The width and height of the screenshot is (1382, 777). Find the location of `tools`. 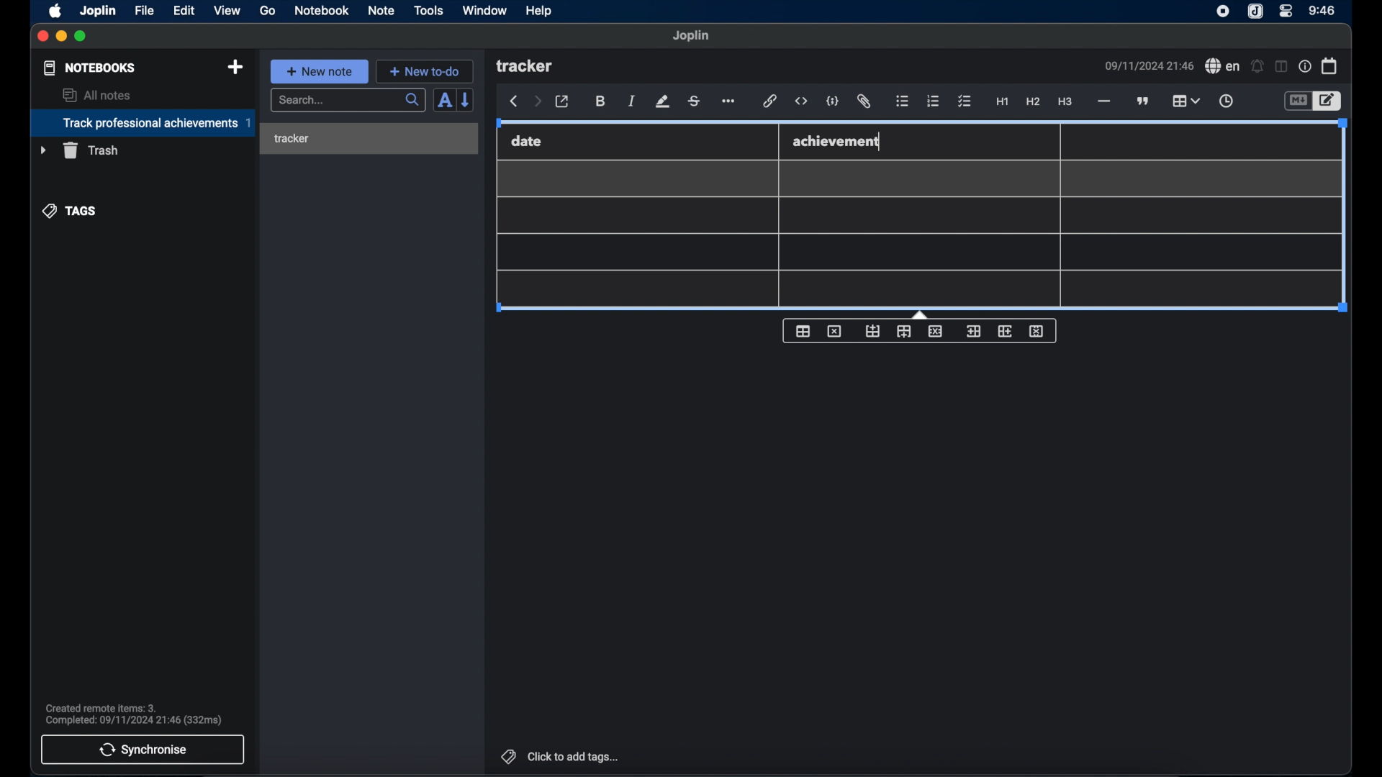

tools is located at coordinates (429, 11).